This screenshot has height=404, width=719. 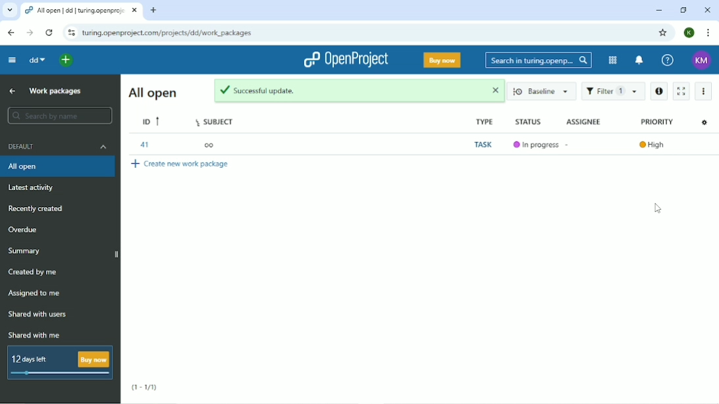 I want to click on Search, so click(x=537, y=59).